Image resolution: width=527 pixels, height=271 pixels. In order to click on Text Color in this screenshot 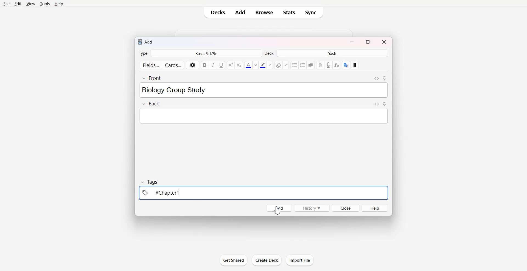, I will do `click(251, 65)`.